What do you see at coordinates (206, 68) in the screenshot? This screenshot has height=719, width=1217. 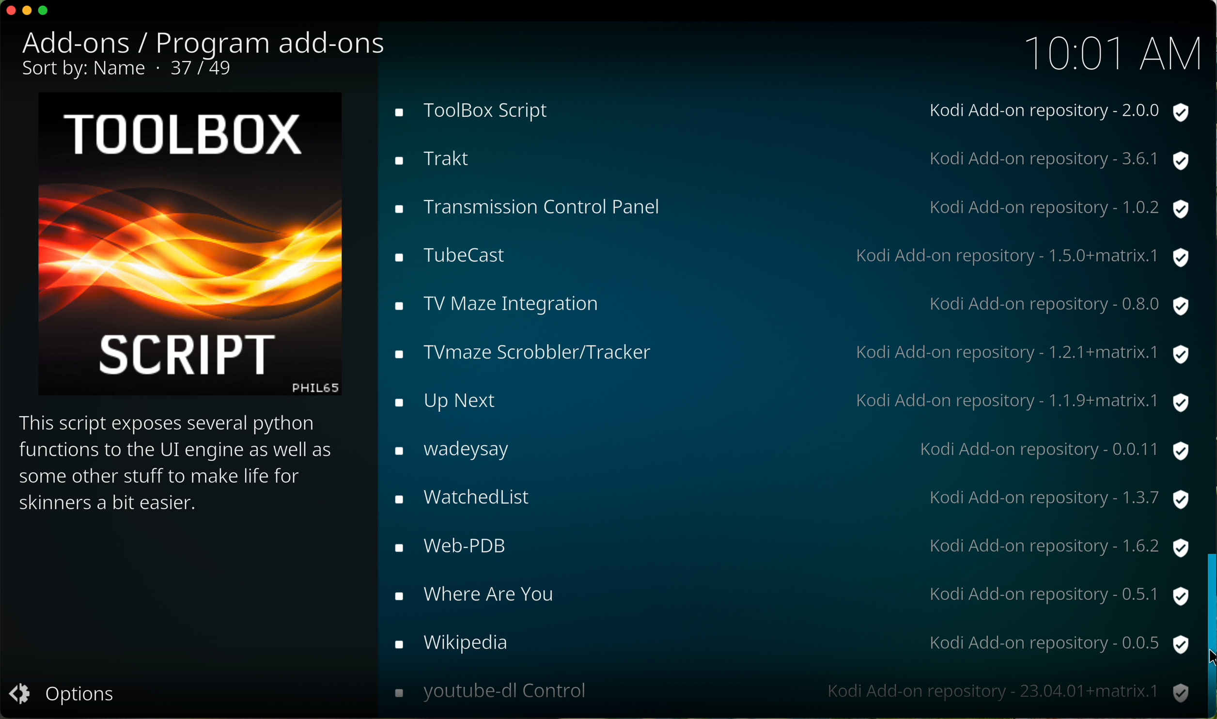 I see `37/49` at bounding box center [206, 68].